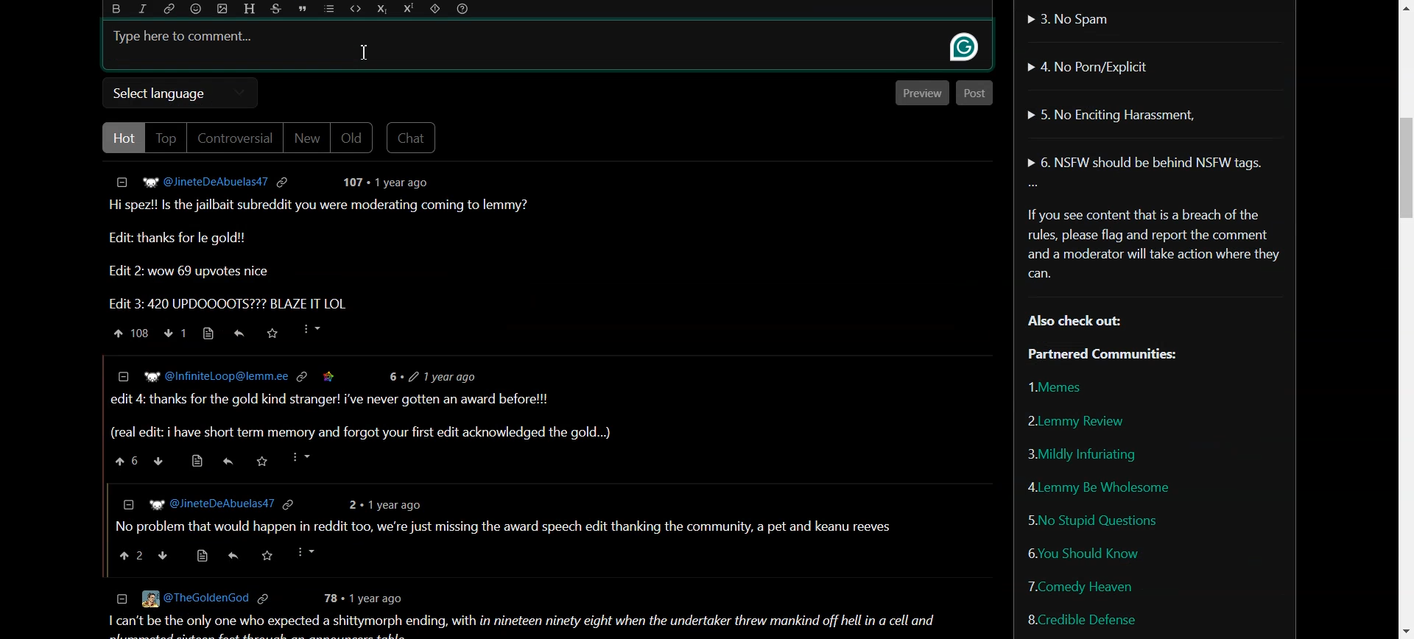  What do you see at coordinates (977, 93) in the screenshot?
I see `Post` at bounding box center [977, 93].